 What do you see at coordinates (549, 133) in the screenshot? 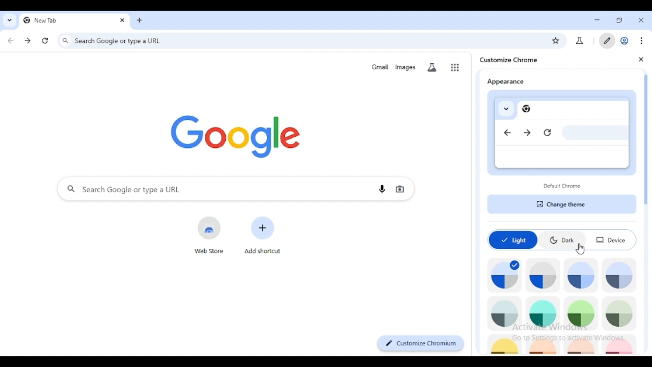
I see `reload` at bounding box center [549, 133].